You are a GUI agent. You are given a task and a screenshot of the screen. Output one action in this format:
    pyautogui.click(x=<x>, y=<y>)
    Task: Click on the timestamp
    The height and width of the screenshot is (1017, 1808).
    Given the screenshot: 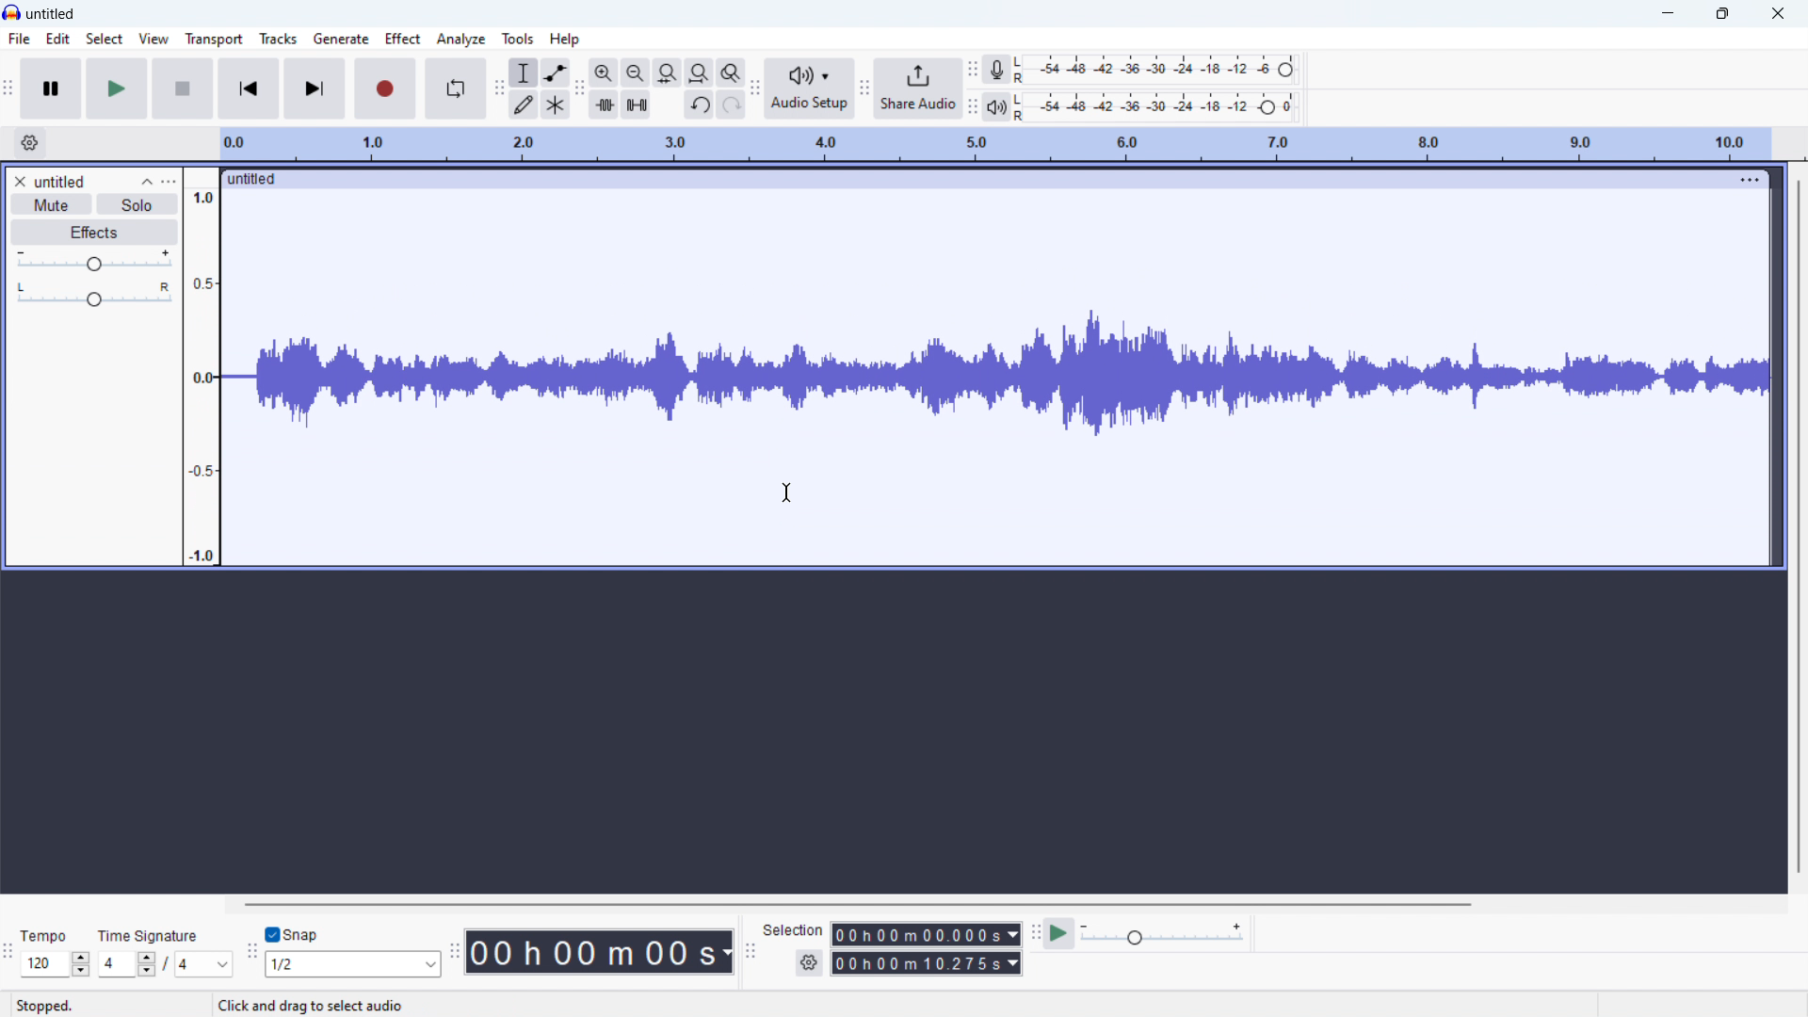 What is the action you would take?
    pyautogui.click(x=601, y=951)
    